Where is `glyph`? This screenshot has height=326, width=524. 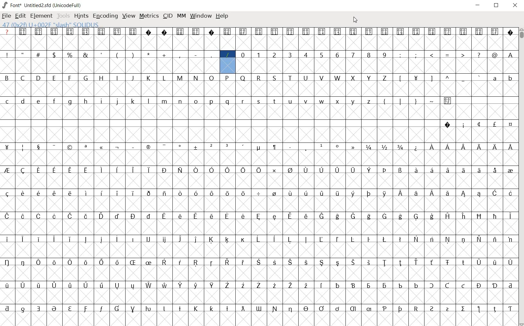 glyph is located at coordinates (147, 147).